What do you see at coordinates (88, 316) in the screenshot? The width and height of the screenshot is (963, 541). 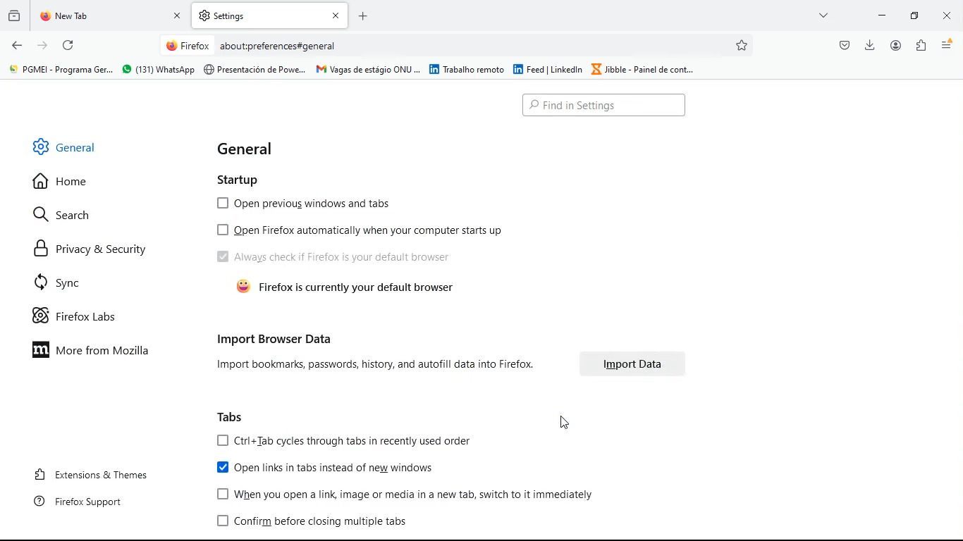 I see `firefox labs` at bounding box center [88, 316].